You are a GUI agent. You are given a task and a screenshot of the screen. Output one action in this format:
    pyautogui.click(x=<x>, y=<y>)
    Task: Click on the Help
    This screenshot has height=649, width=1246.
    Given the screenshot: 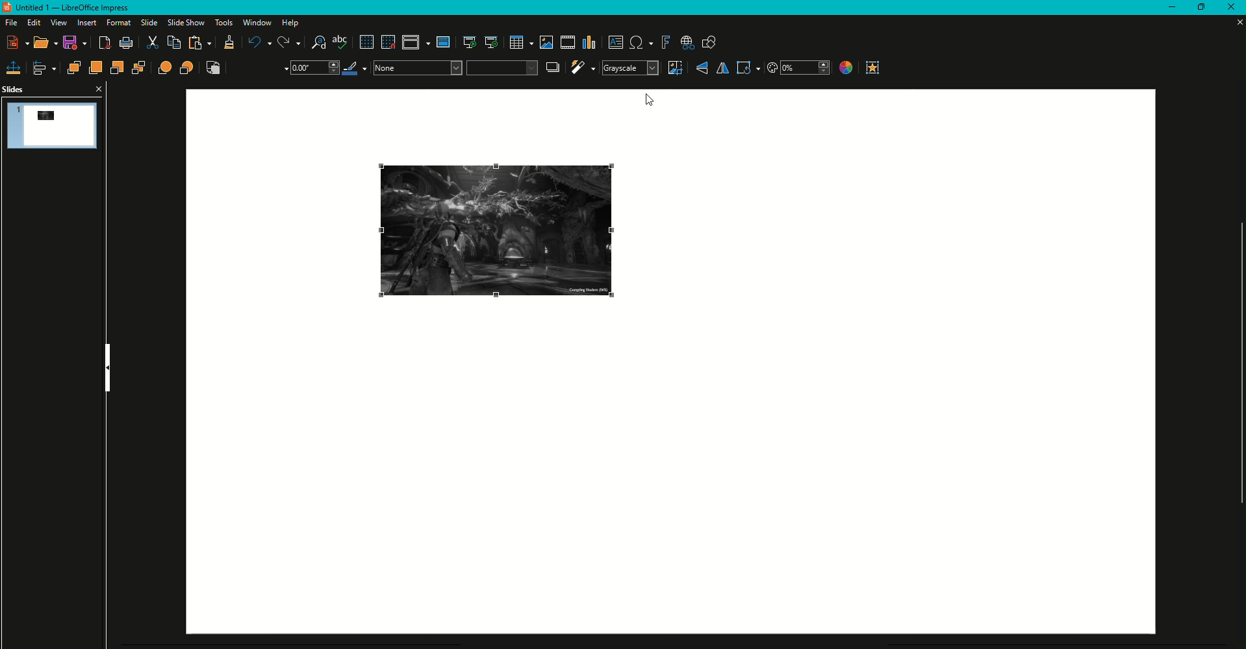 What is the action you would take?
    pyautogui.click(x=293, y=23)
    